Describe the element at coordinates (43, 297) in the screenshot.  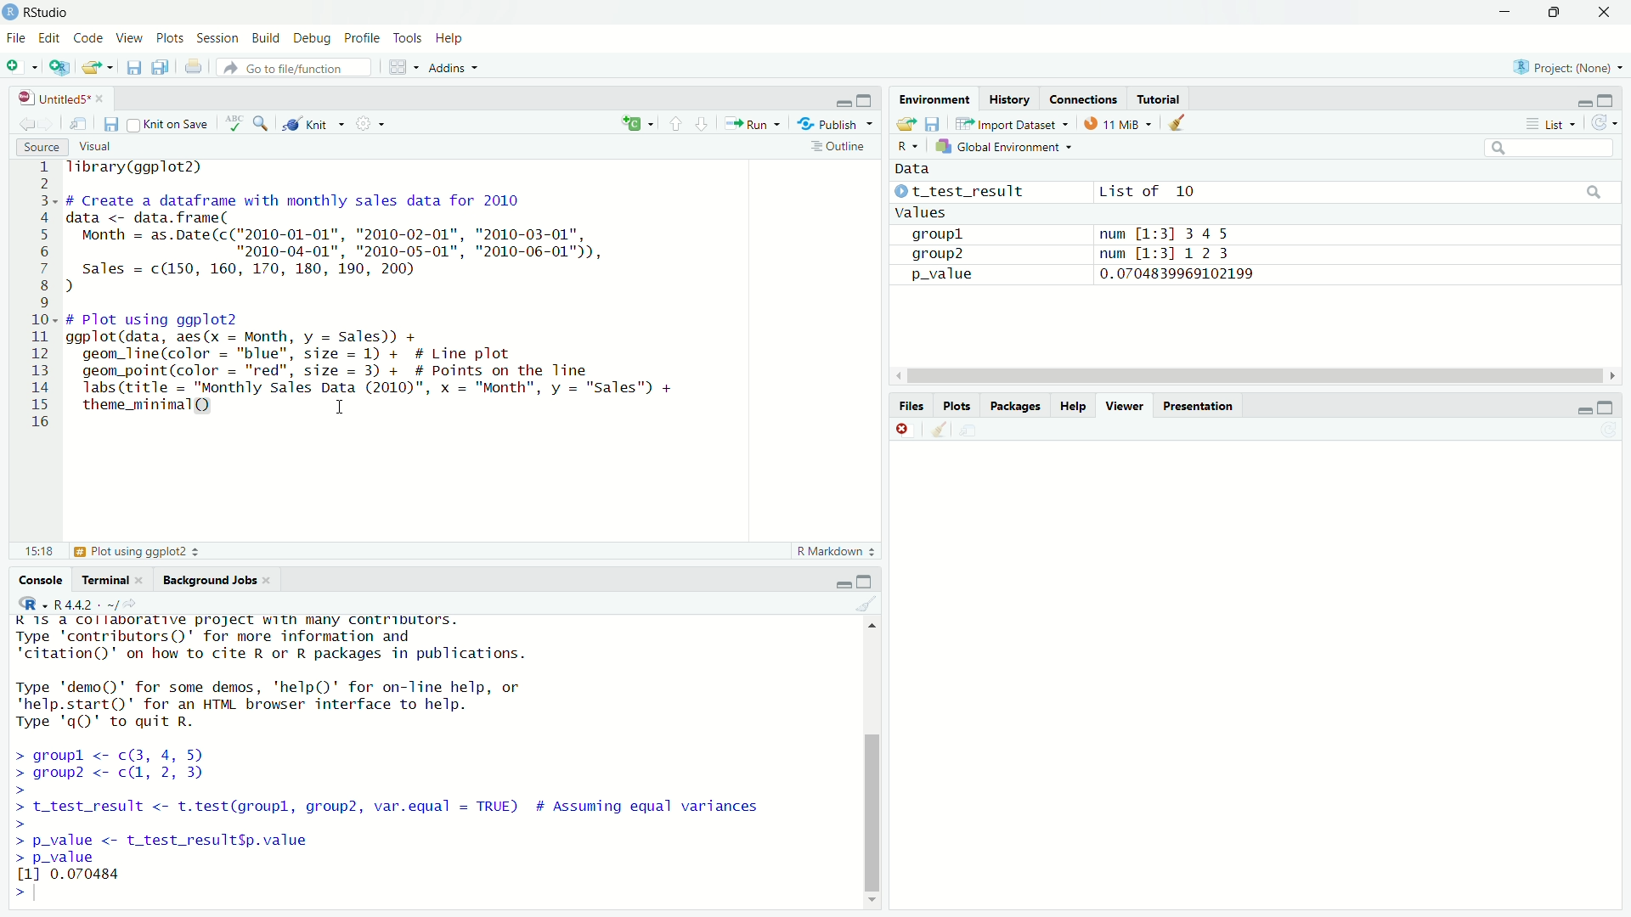
I see `code line number` at that location.